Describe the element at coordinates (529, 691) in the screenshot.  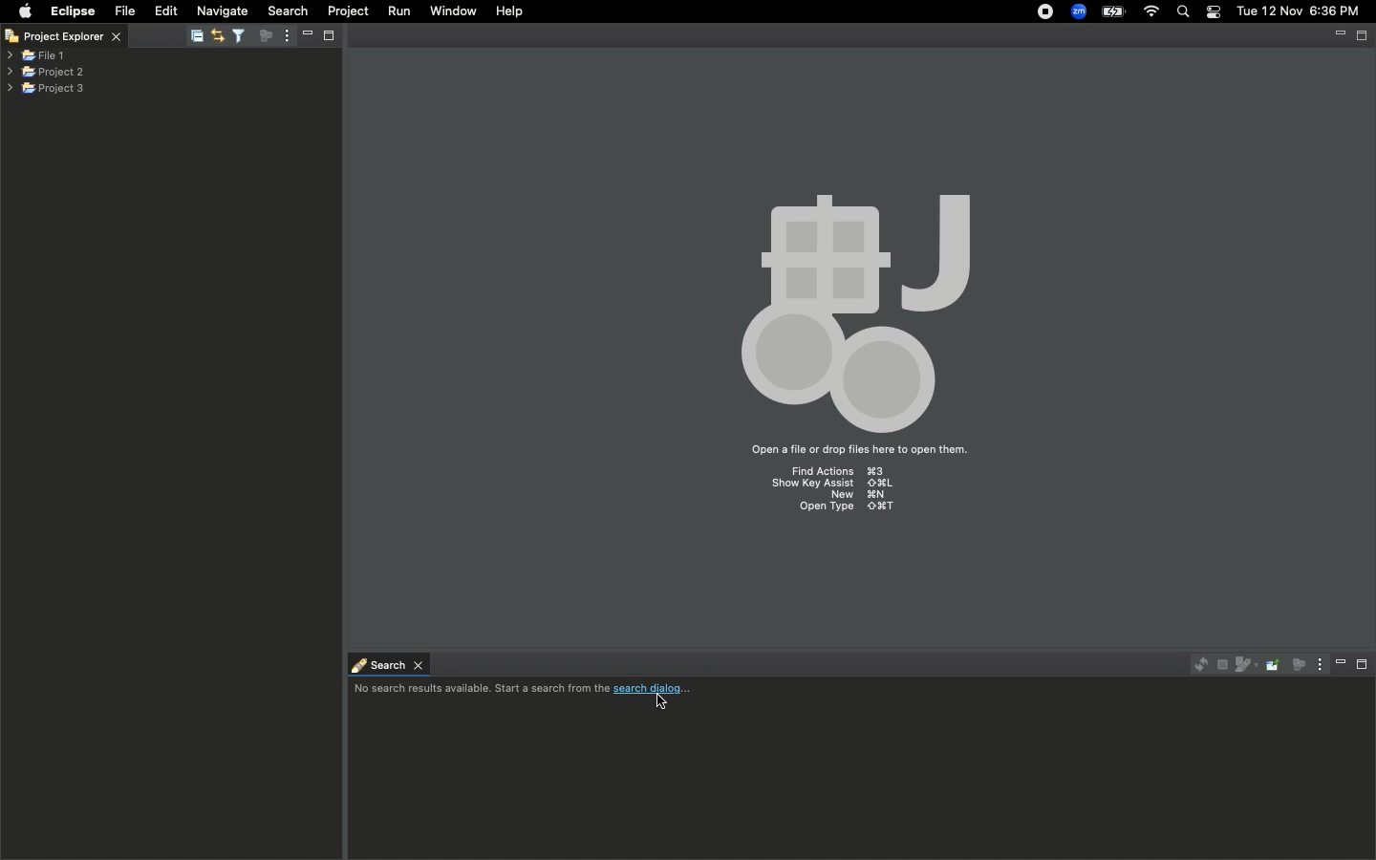
I see `Search dialog` at that location.